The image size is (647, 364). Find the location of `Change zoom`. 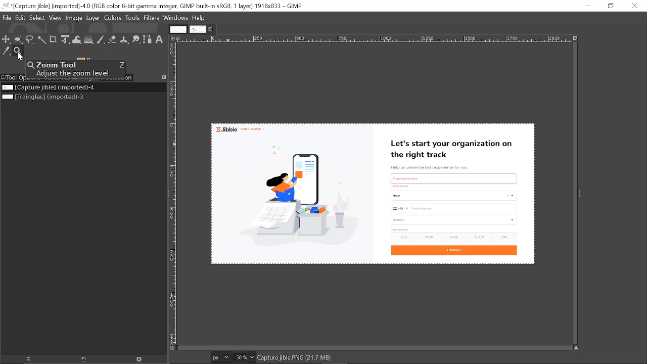

Change zoom is located at coordinates (252, 357).